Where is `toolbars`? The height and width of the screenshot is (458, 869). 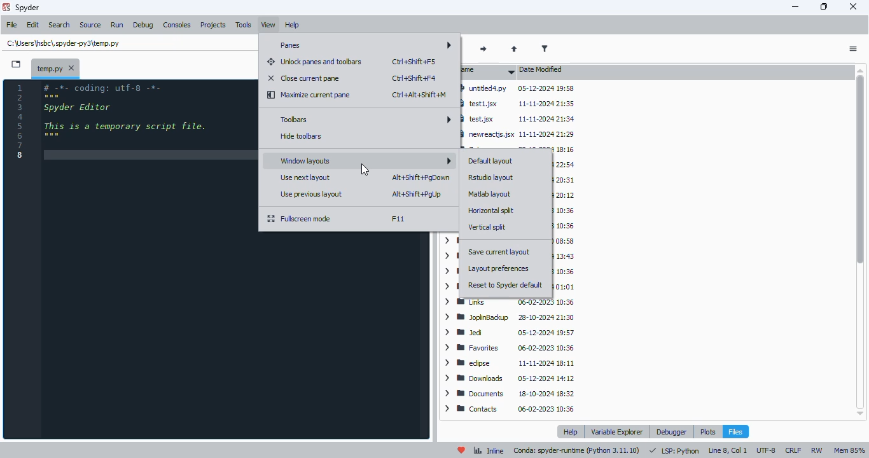 toolbars is located at coordinates (366, 120).